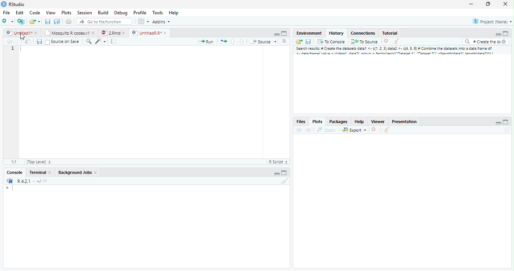 Image resolution: width=514 pixels, height=271 pixels. Describe the element at coordinates (162, 22) in the screenshot. I see `Addins` at that location.